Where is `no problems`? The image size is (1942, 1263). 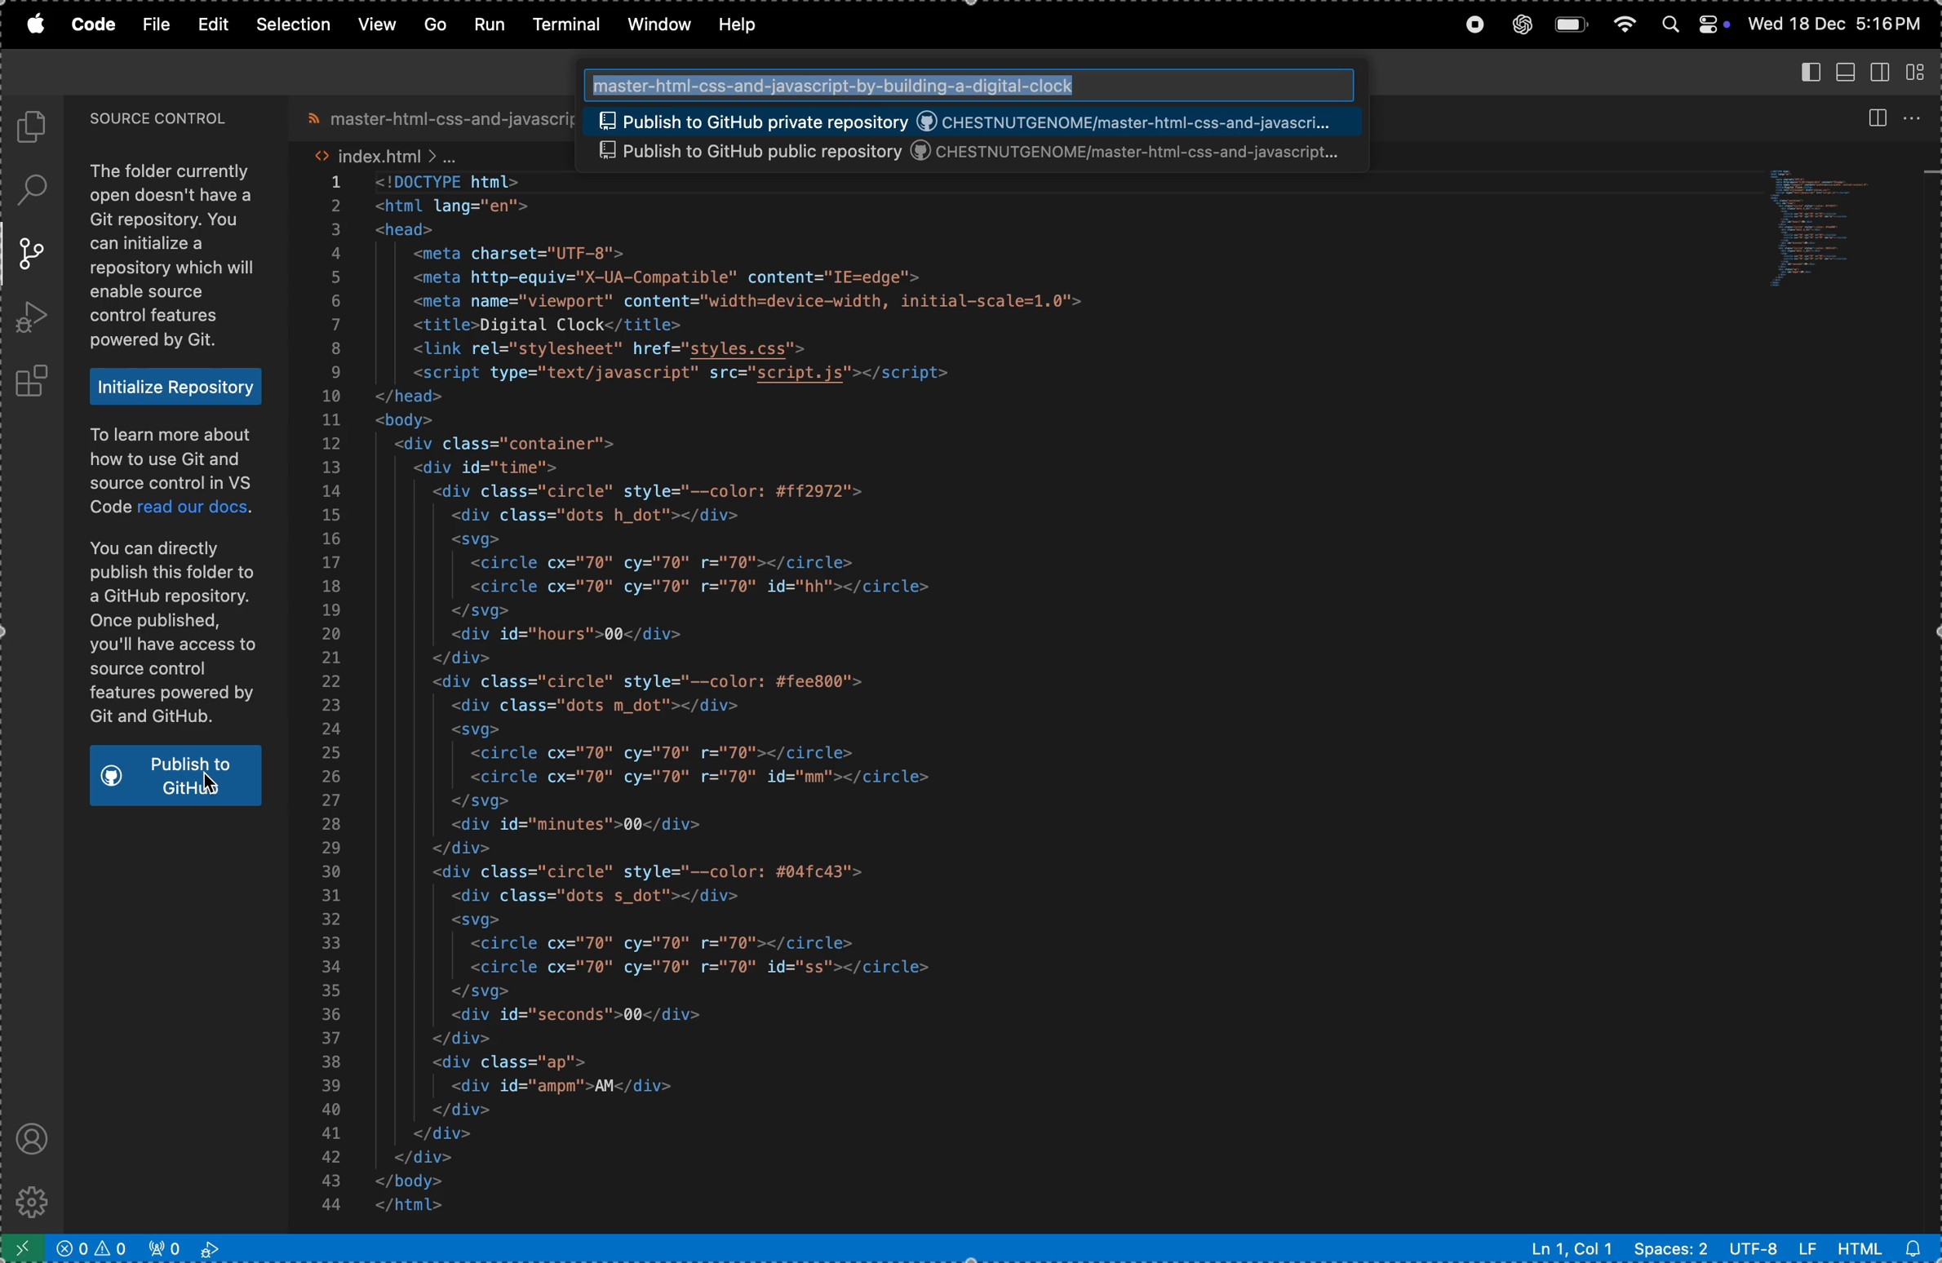 no problems is located at coordinates (95, 1248).